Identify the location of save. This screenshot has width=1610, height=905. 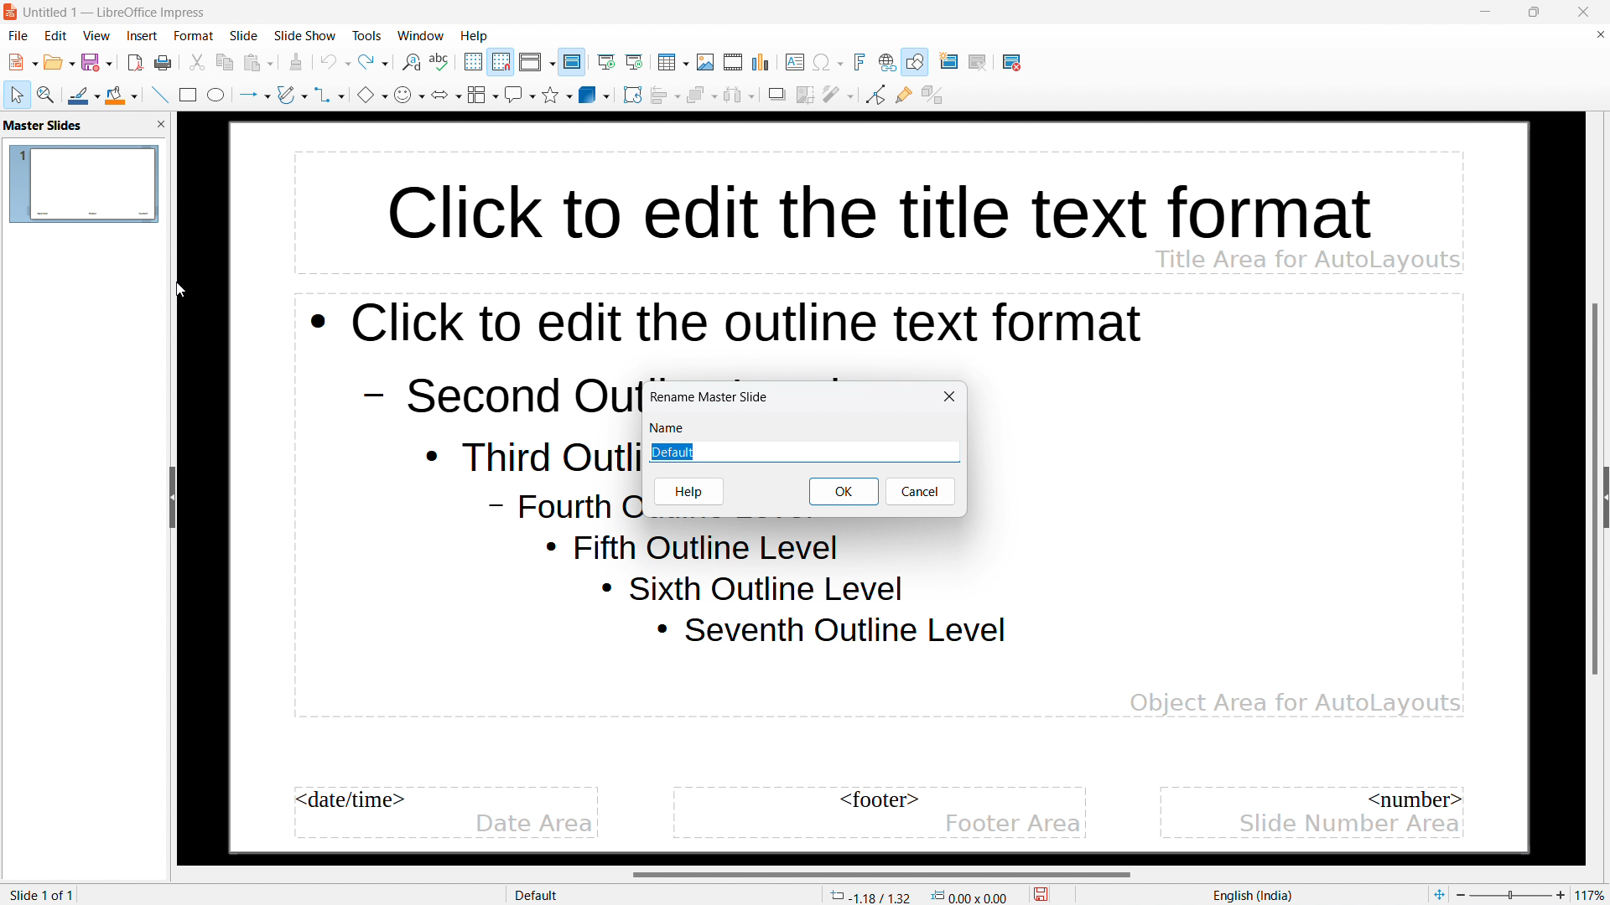
(1041, 892).